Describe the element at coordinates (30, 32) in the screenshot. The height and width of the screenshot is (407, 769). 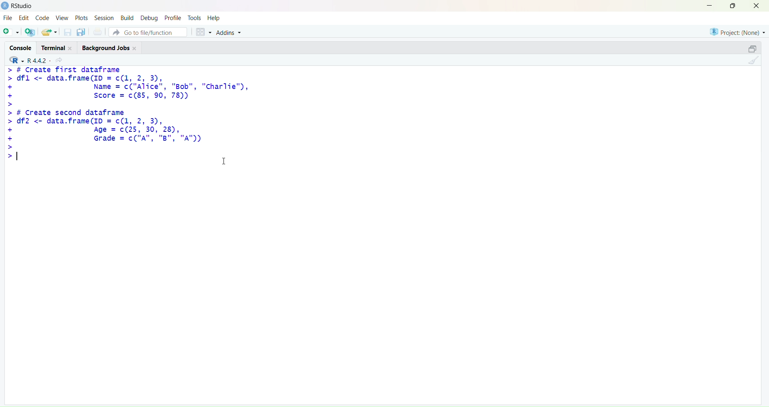
I see `create a project` at that location.